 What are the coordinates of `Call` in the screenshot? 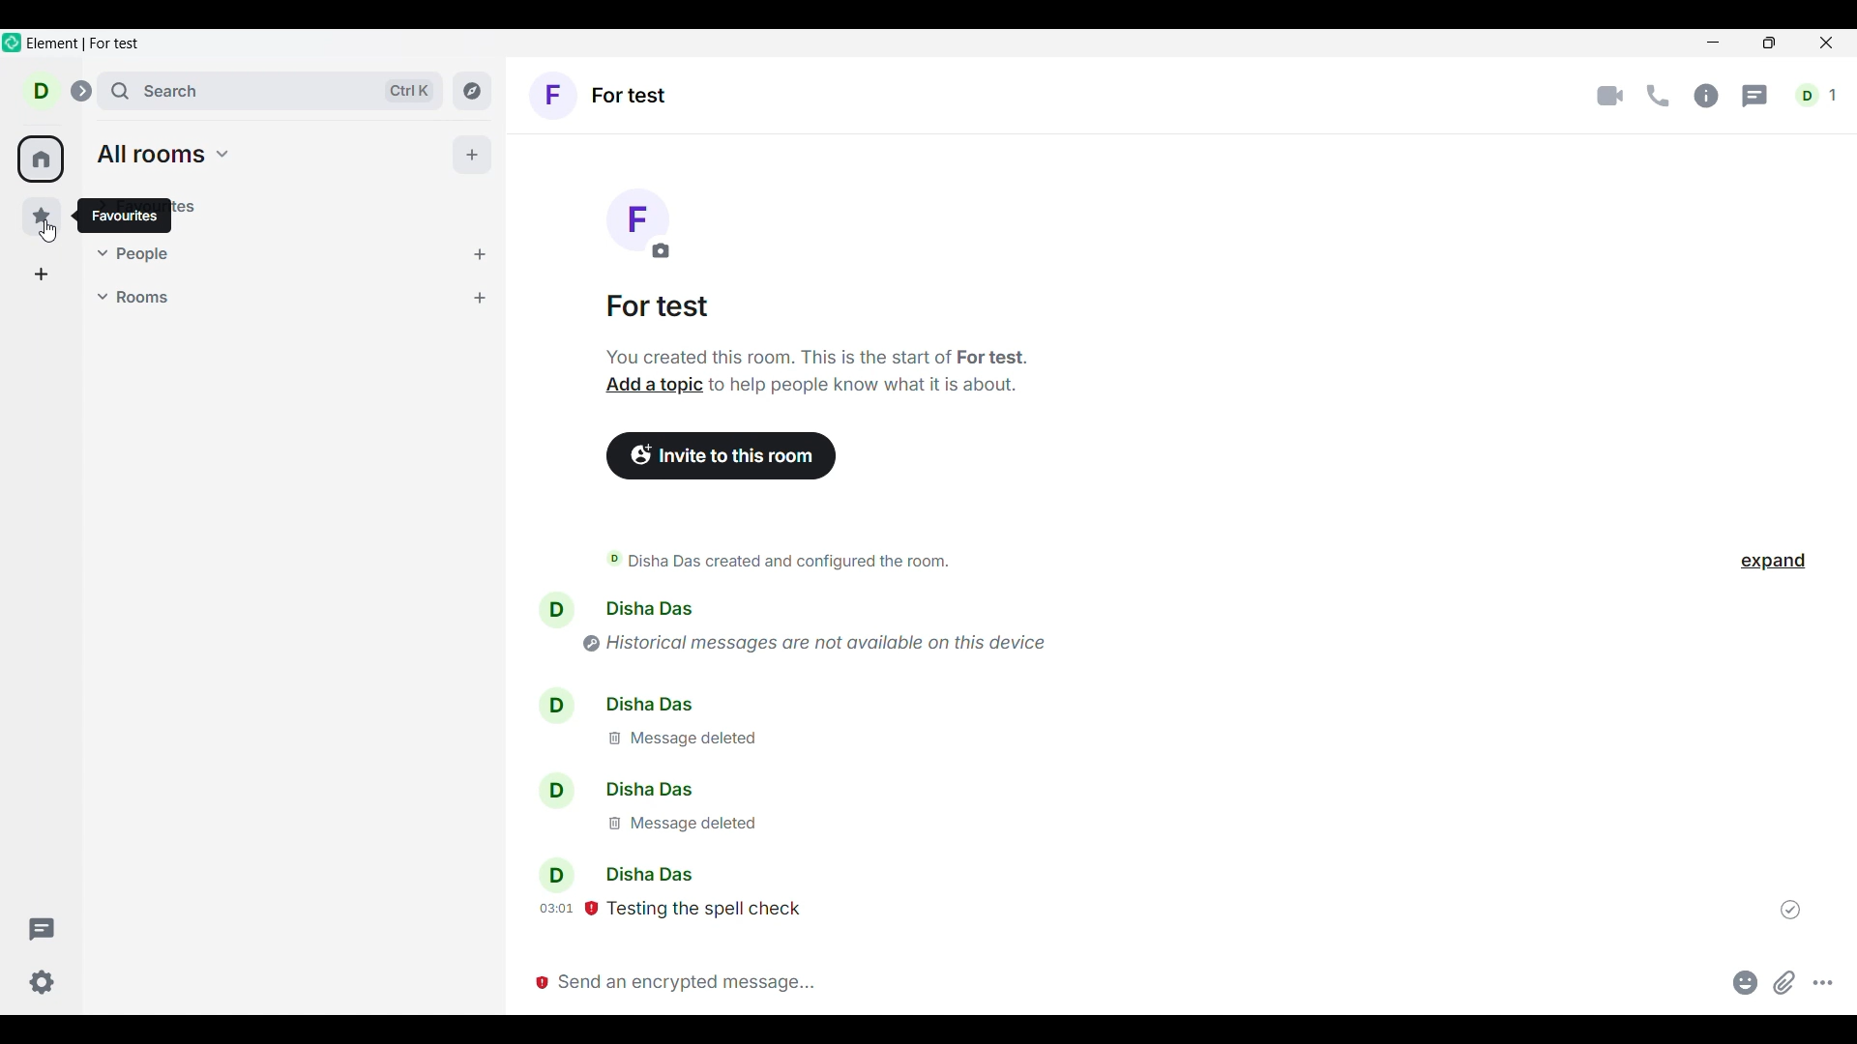 It's located at (1659, 96).